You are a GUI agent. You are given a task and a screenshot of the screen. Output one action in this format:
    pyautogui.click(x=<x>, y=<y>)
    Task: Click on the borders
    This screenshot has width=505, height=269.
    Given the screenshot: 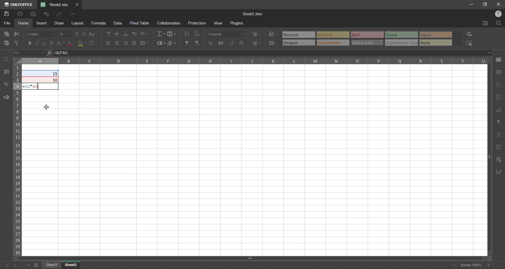 What is the action you would take?
    pyautogui.click(x=94, y=44)
    